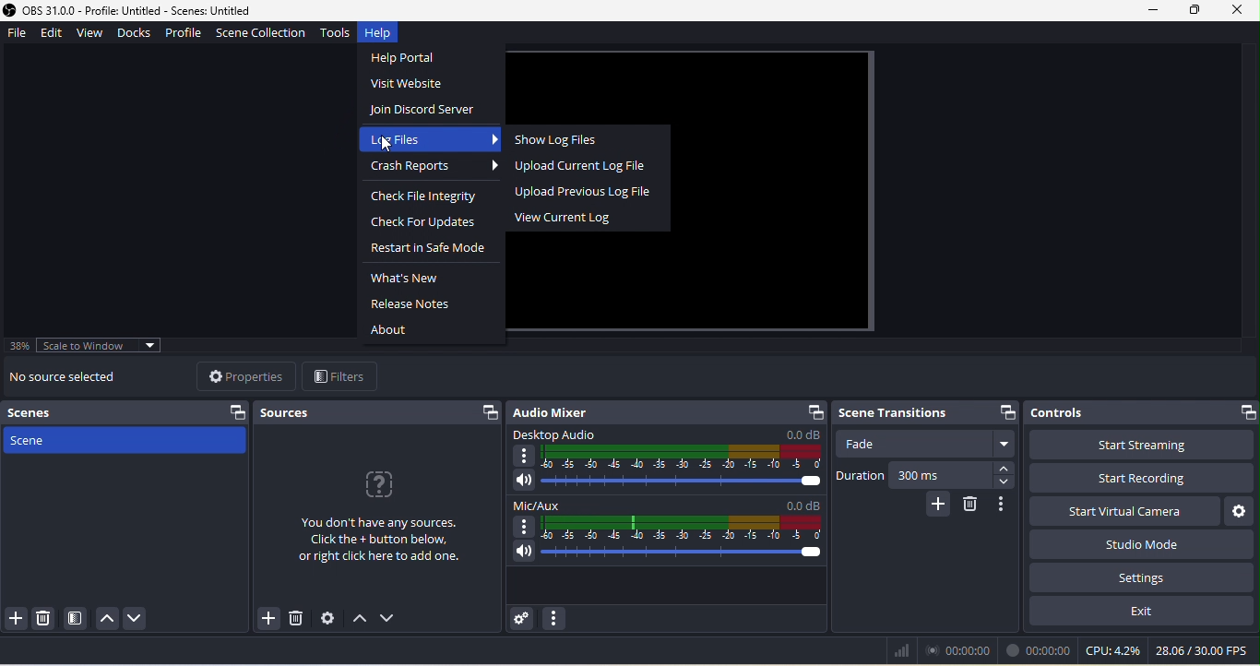 Image resolution: width=1260 pixels, height=666 pixels. Describe the element at coordinates (1115, 651) in the screenshot. I see `cpu 0.1%` at that location.